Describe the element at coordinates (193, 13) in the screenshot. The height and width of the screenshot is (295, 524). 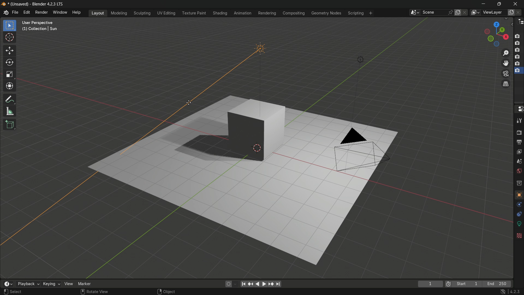
I see `texture paint` at that location.